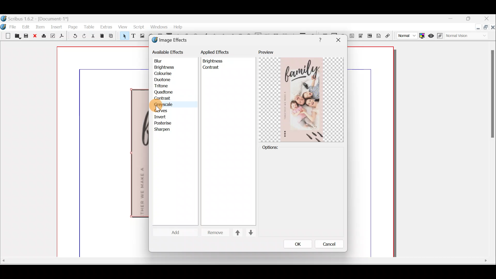  Describe the element at coordinates (476, 27) in the screenshot. I see `Minimise` at that location.